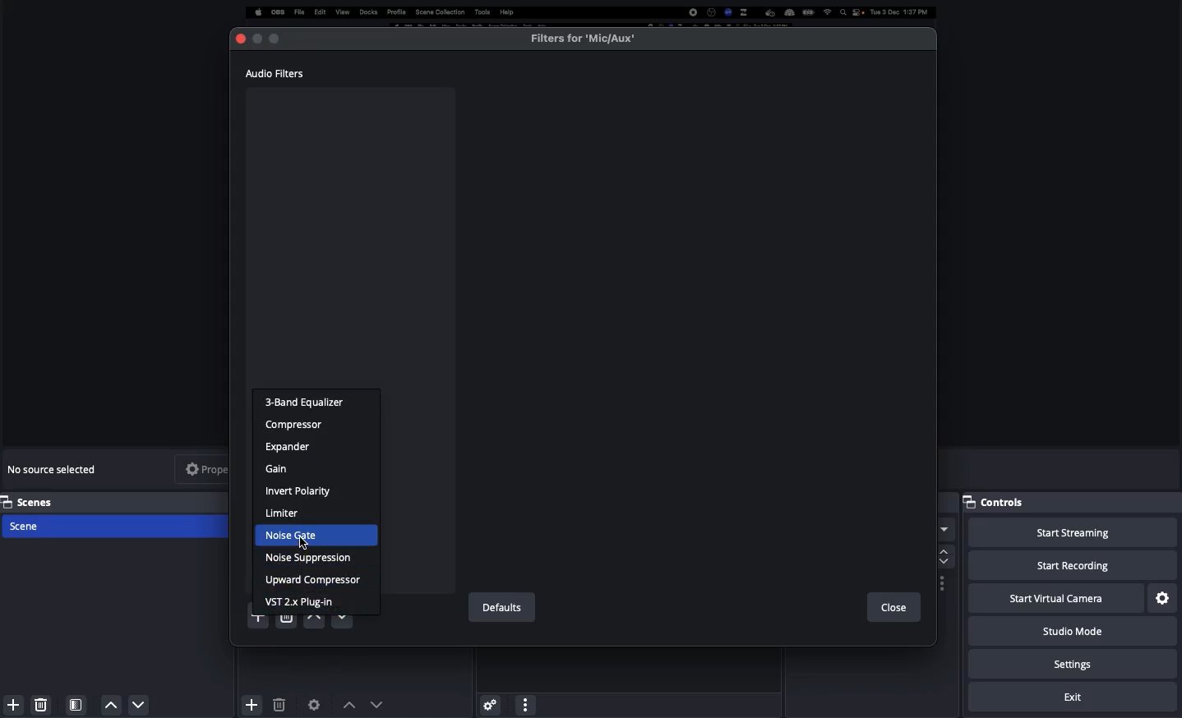 This screenshot has height=718, width=1182. I want to click on Delete, so click(285, 621).